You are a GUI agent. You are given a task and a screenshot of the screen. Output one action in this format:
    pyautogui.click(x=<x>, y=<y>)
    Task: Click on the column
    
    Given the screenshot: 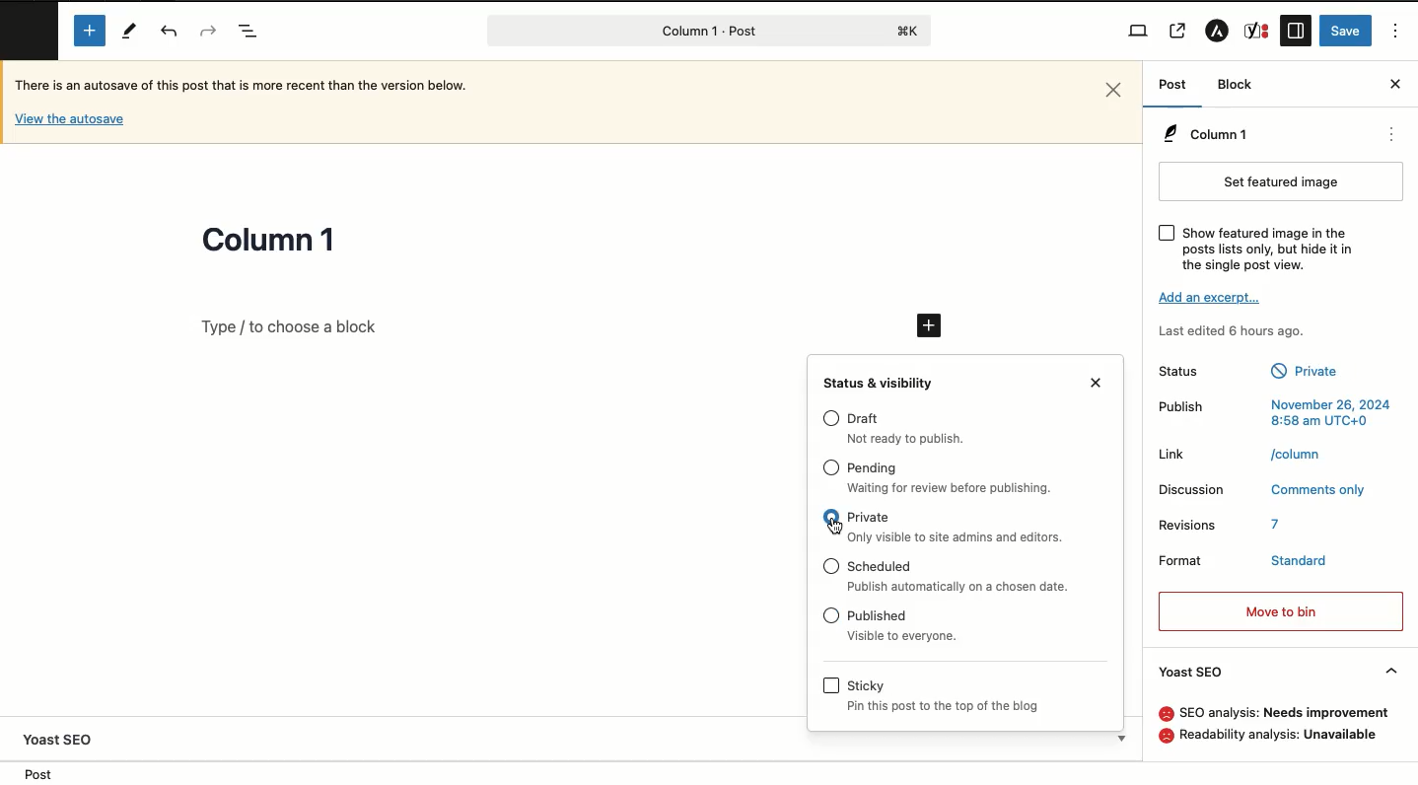 What is the action you would take?
    pyautogui.click(x=1299, y=453)
    